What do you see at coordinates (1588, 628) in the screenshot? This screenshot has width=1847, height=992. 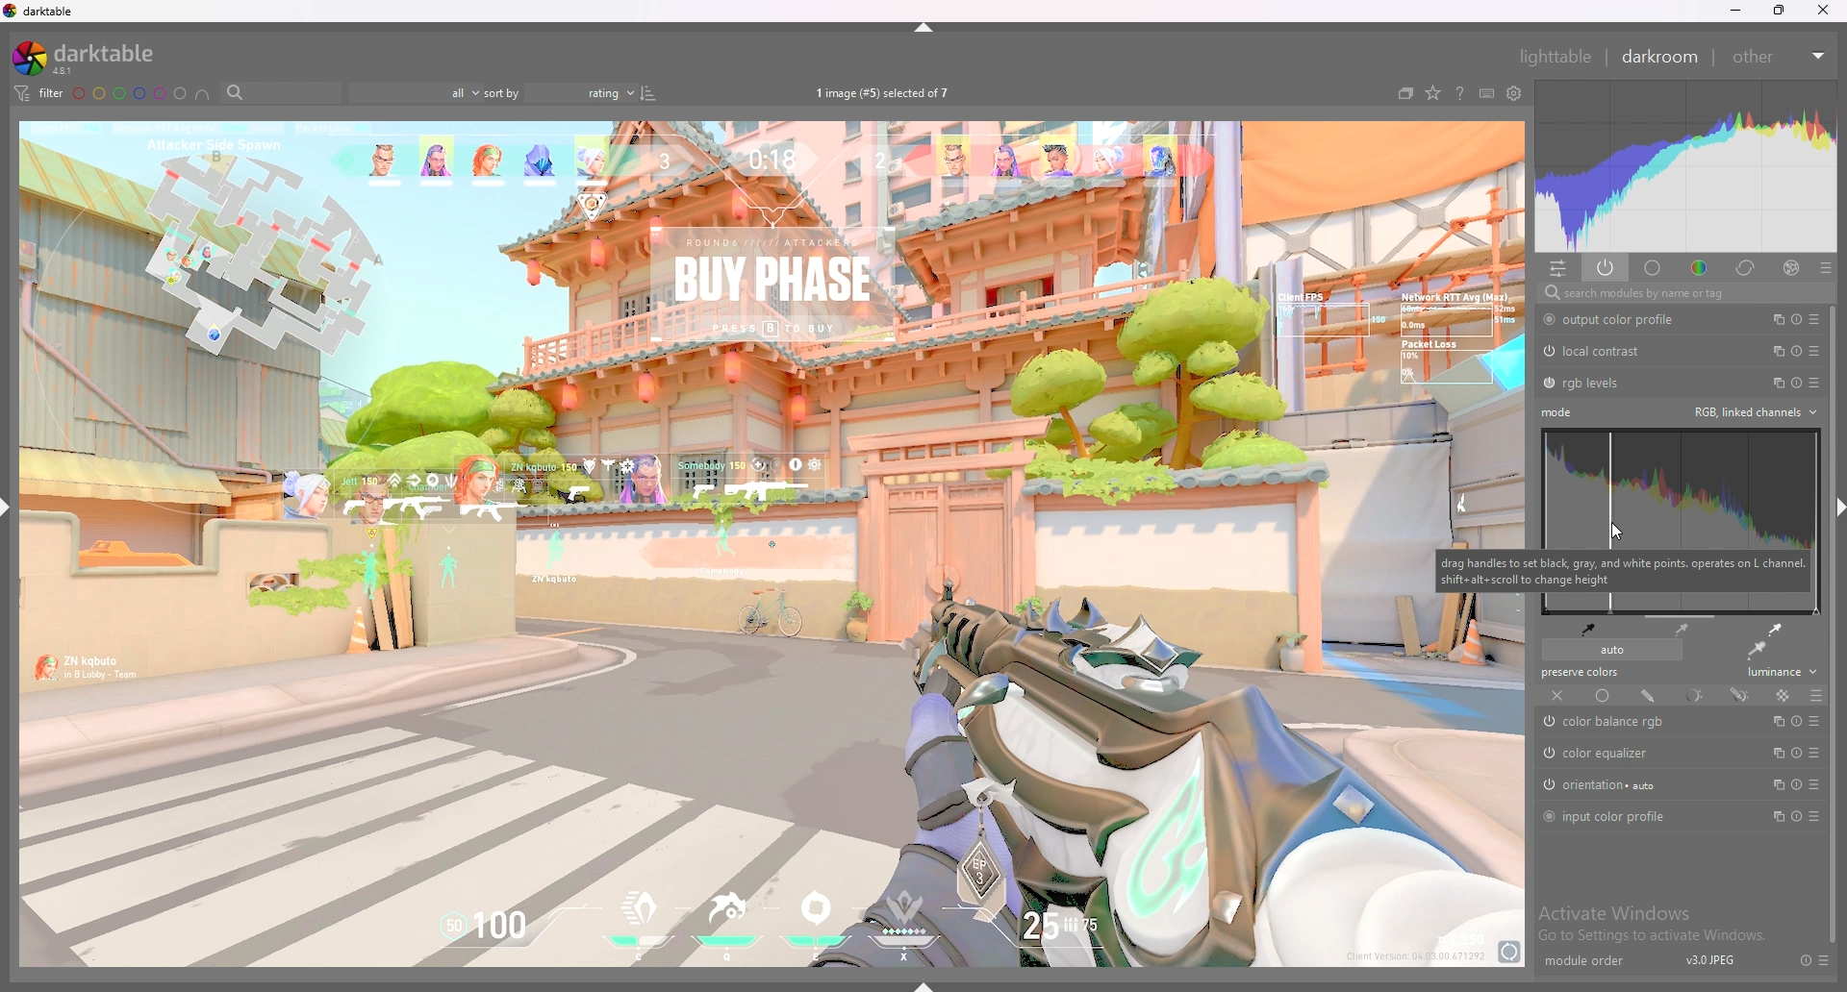 I see `black point` at bounding box center [1588, 628].